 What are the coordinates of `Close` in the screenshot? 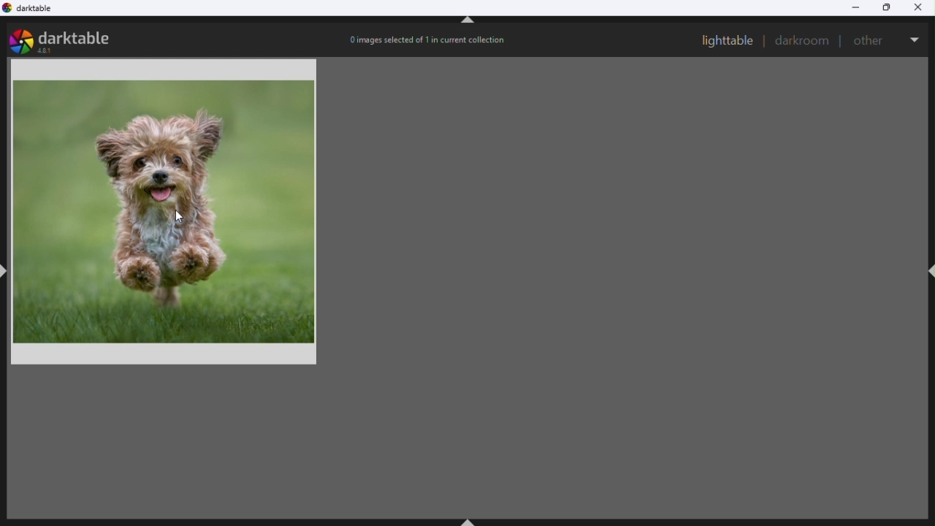 It's located at (922, 7).